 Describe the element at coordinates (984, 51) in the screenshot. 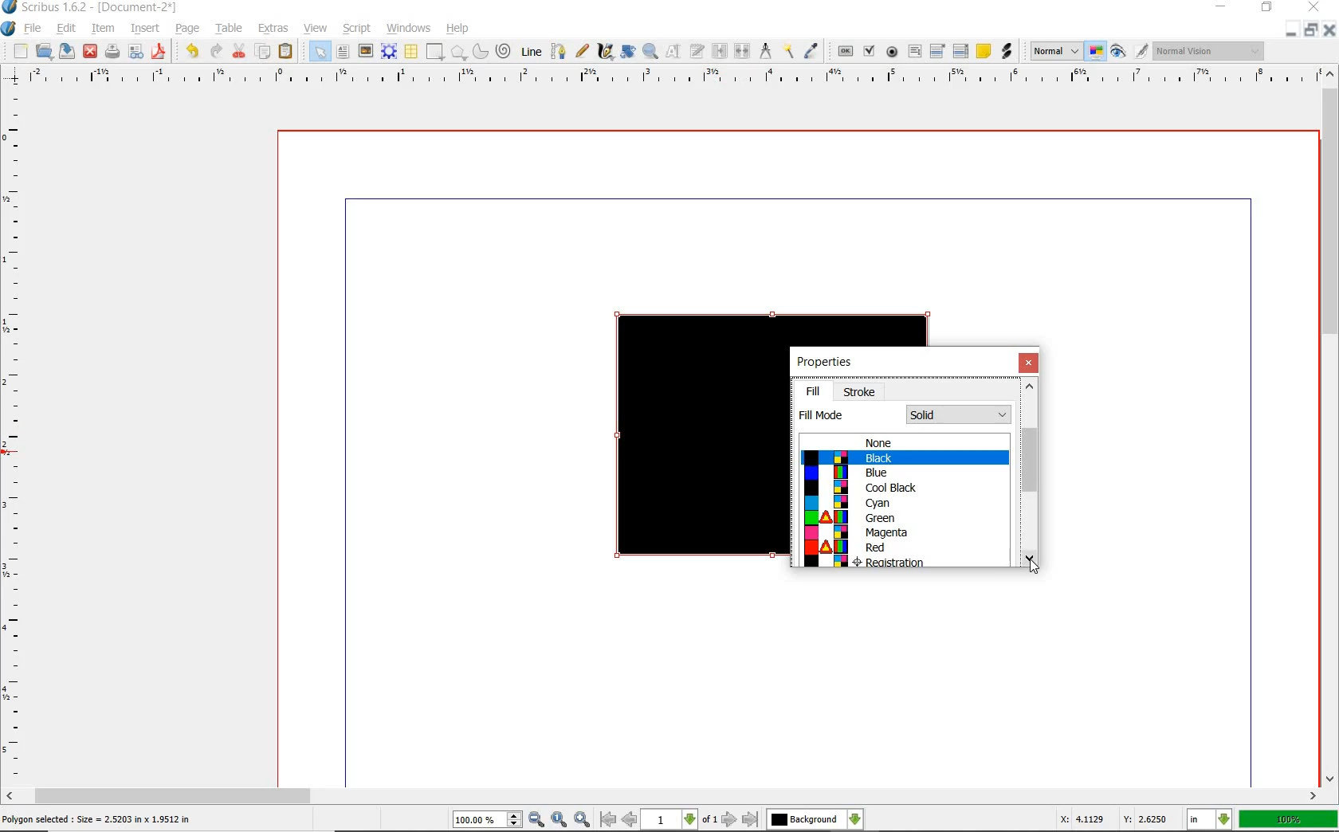

I see `text annotation` at that location.